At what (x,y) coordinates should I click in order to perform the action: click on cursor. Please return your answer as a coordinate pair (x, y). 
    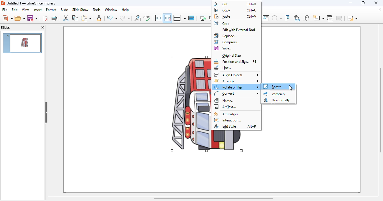
    Looking at the image, I should click on (291, 88).